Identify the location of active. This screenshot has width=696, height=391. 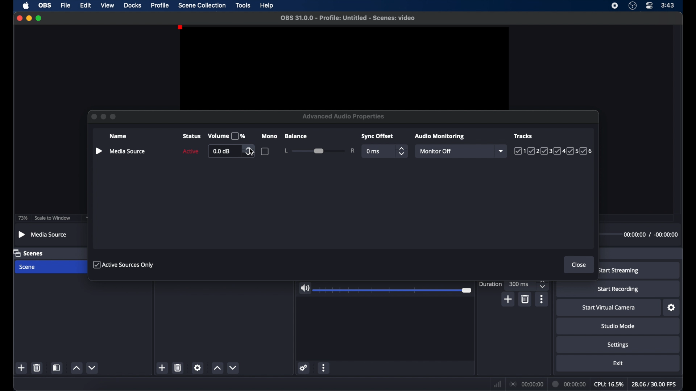
(190, 151).